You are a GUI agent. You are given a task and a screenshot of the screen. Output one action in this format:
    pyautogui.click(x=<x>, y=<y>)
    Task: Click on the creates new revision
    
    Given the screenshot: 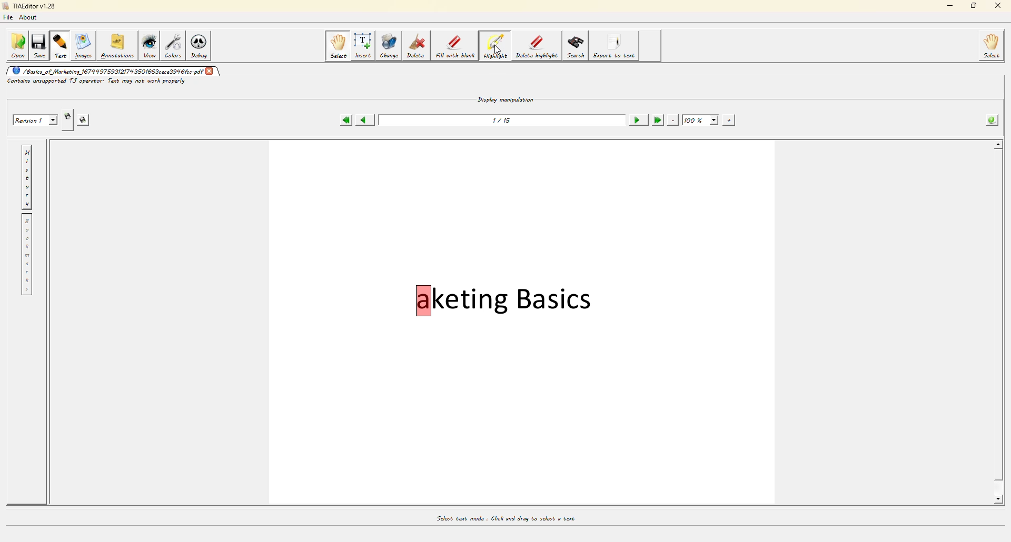 What is the action you would take?
    pyautogui.click(x=68, y=116)
    